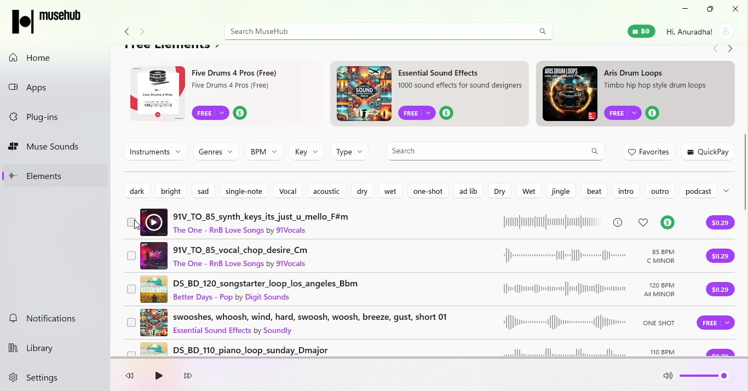  What do you see at coordinates (731, 50) in the screenshot?
I see `Navigate forward` at bounding box center [731, 50].